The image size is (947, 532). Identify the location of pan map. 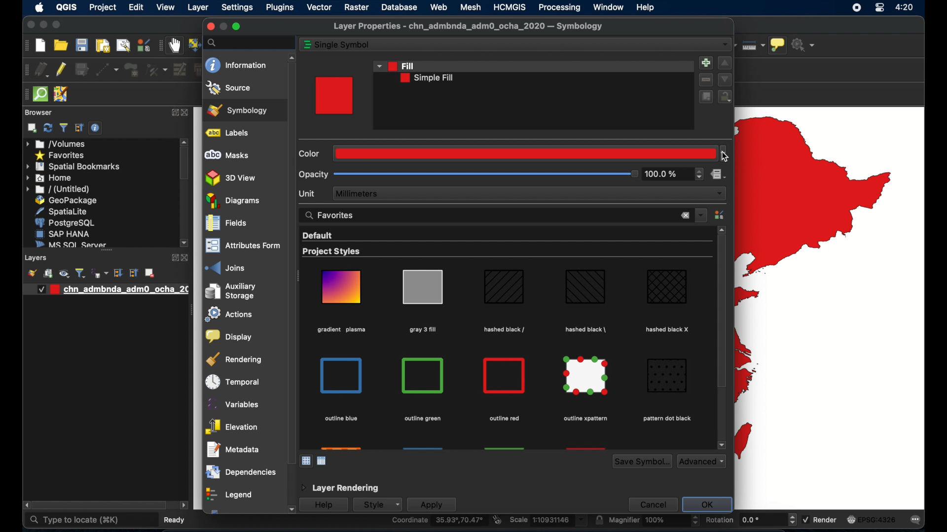
(175, 46).